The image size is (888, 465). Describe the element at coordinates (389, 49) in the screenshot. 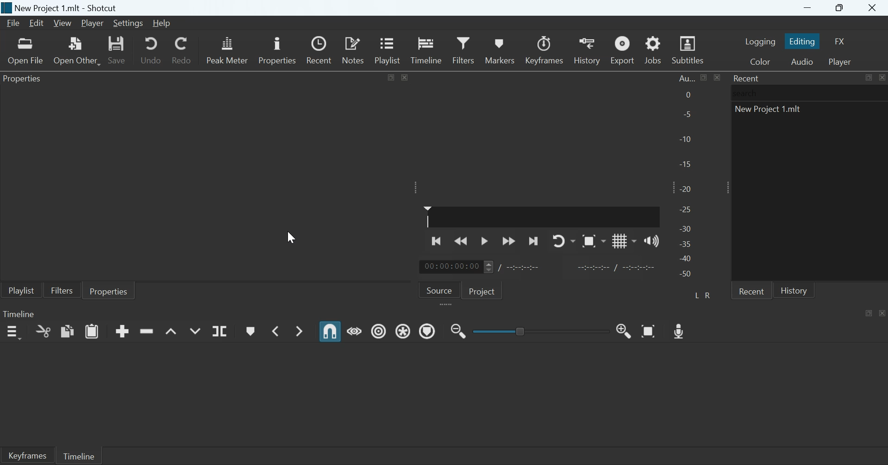

I see `Playlist` at that location.